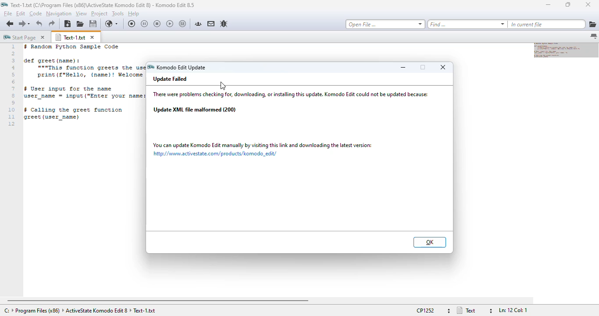 The height and width of the screenshot is (316, 599). What do you see at coordinates (7, 13) in the screenshot?
I see `file` at bounding box center [7, 13].